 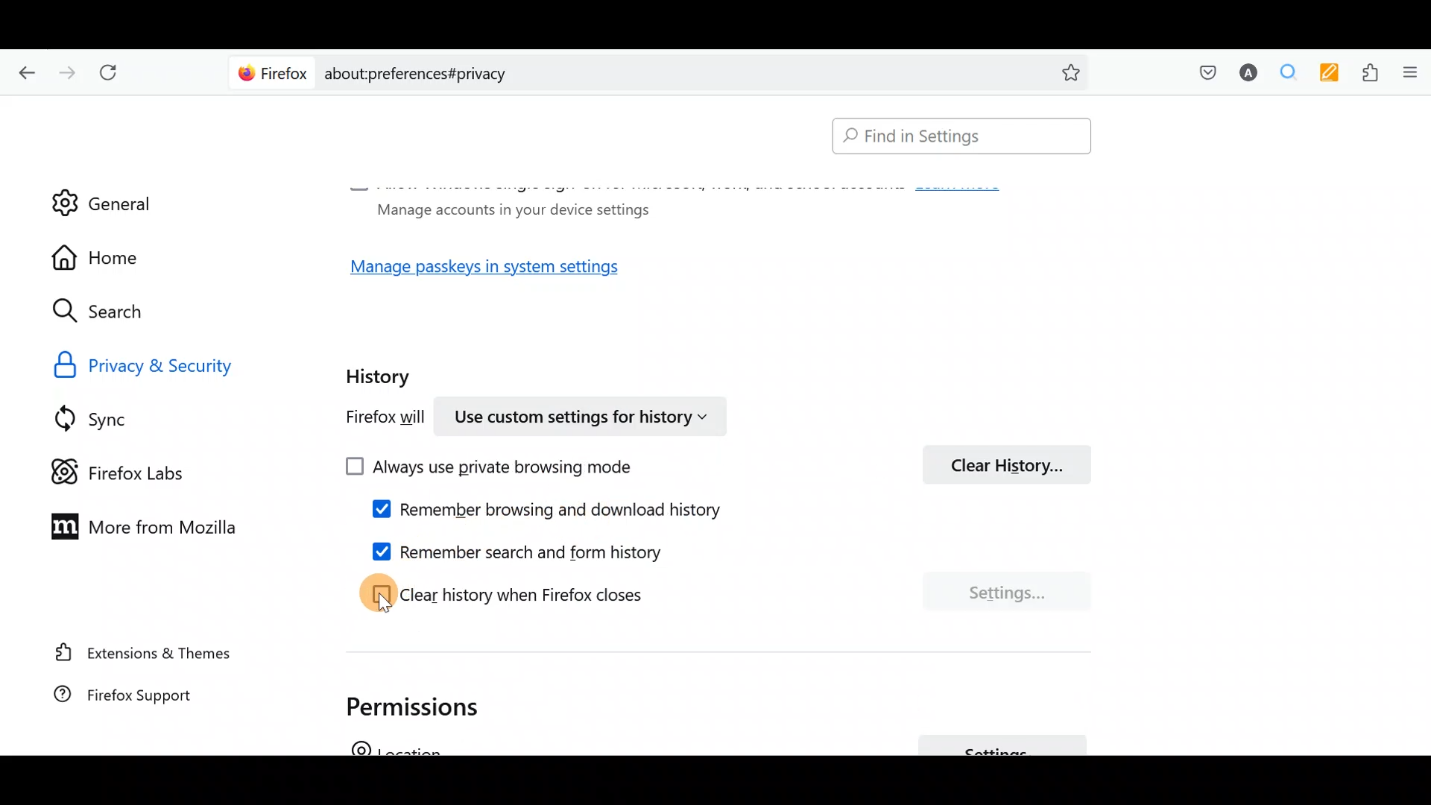 What do you see at coordinates (370, 420) in the screenshot?
I see `Firefox will` at bounding box center [370, 420].